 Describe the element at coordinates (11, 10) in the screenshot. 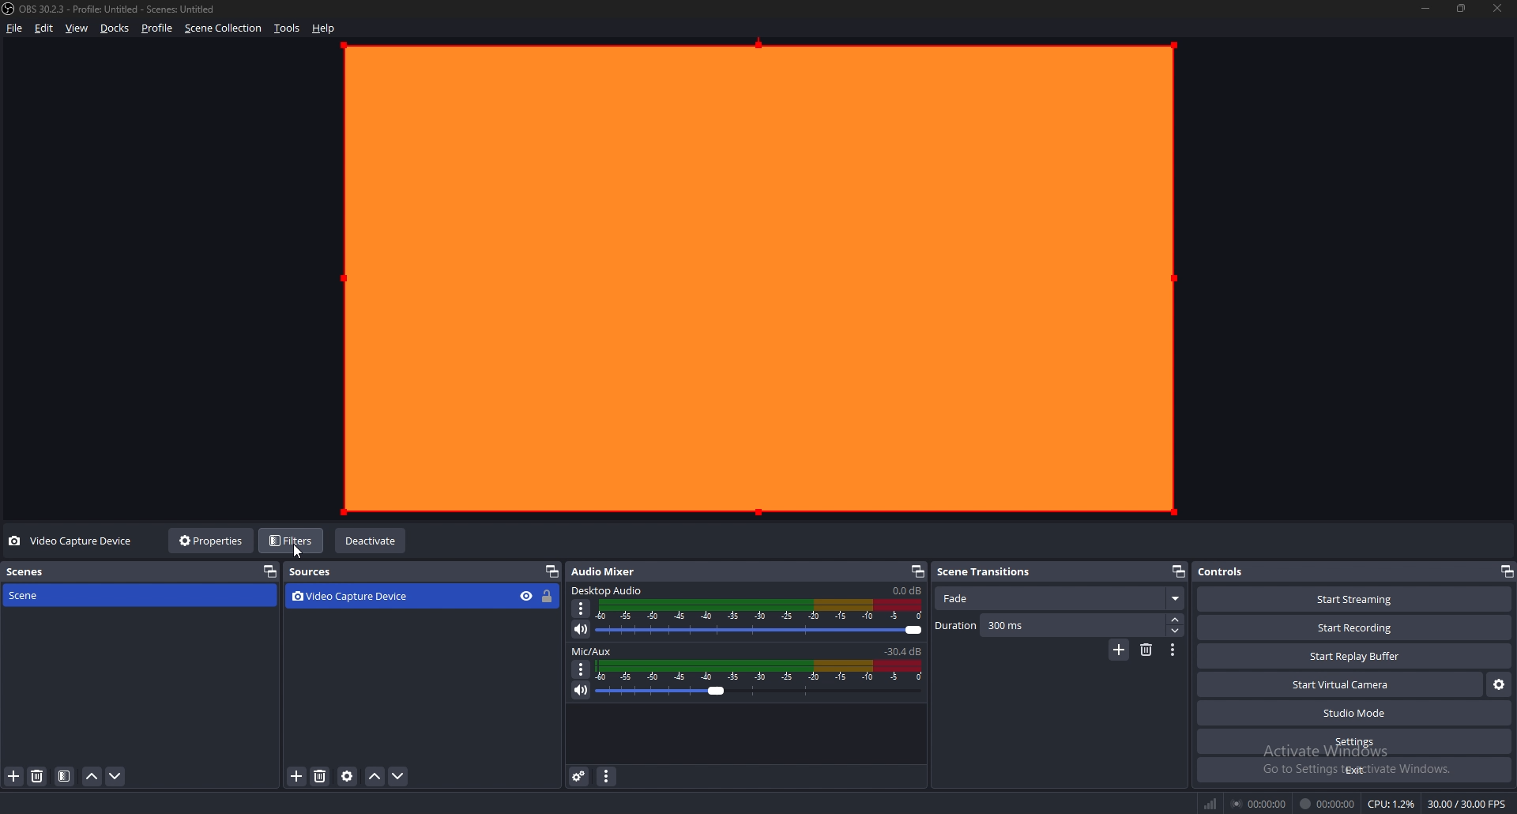

I see `obs logo` at that location.